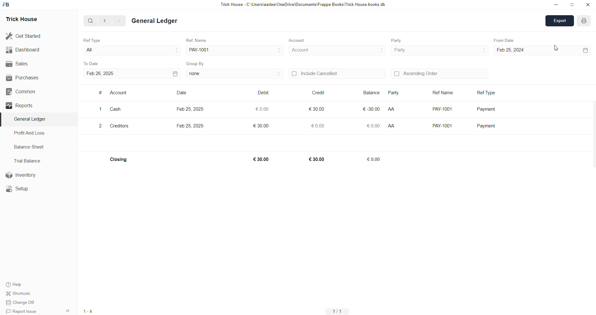 Image resolution: width=596 pixels, height=315 pixels. Describe the element at coordinates (394, 125) in the screenshot. I see `AA` at that location.